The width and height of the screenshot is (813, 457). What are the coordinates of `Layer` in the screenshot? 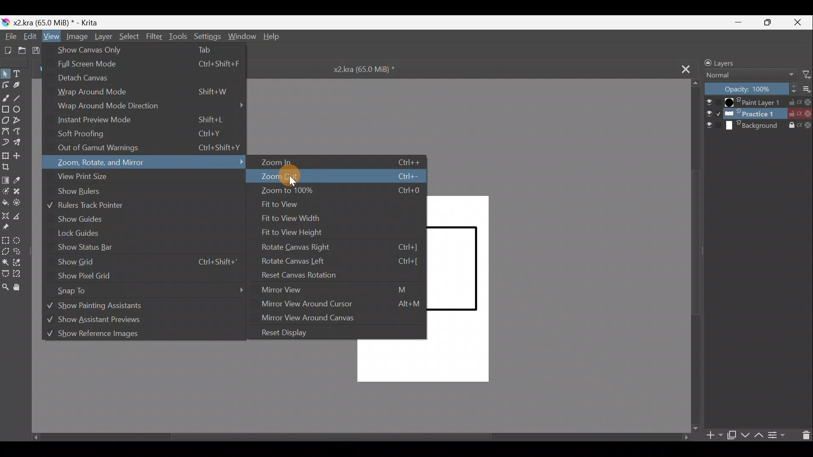 It's located at (102, 38).